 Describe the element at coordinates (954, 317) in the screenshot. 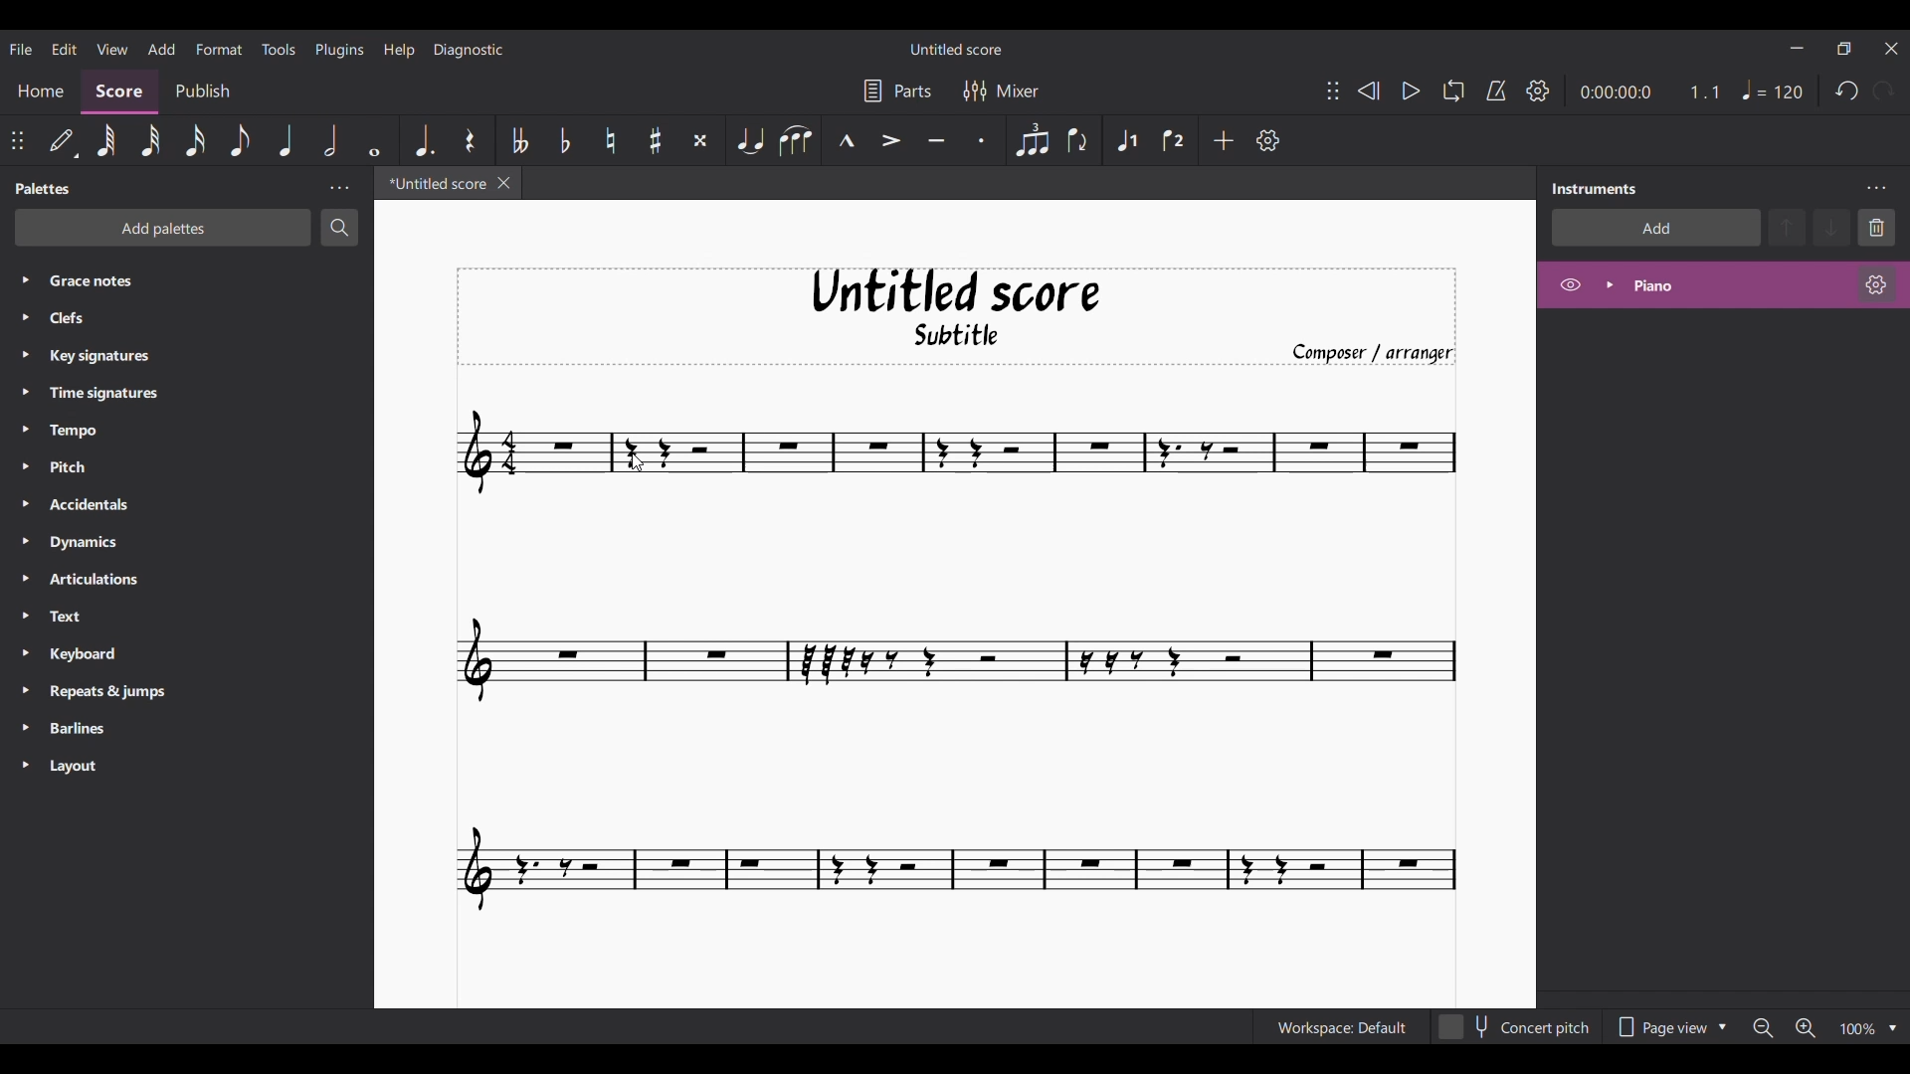

I see `Title, sub-title, and composer name` at that location.